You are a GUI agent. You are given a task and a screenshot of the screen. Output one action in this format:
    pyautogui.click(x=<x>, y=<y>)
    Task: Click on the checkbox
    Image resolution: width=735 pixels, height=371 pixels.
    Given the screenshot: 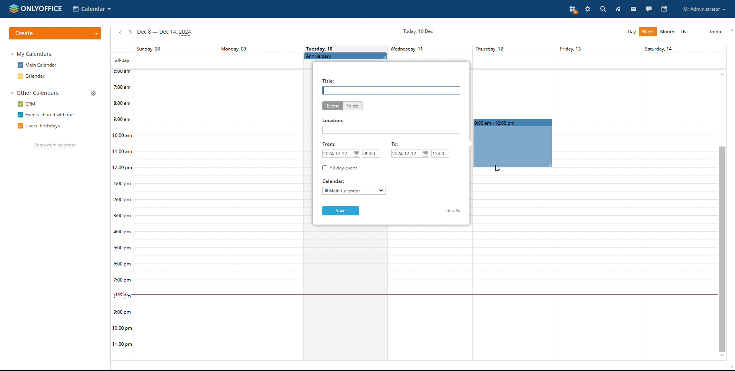 What is the action you would take?
    pyautogui.click(x=20, y=65)
    